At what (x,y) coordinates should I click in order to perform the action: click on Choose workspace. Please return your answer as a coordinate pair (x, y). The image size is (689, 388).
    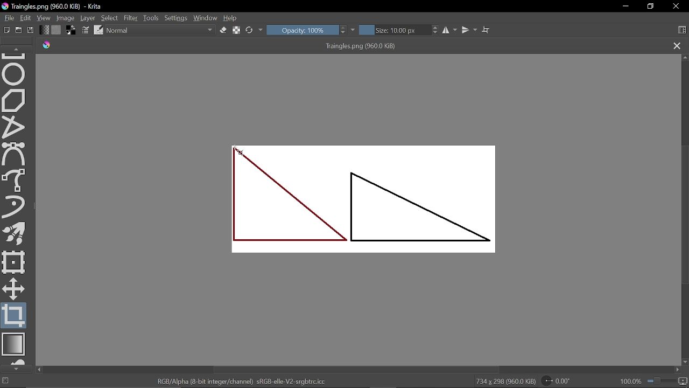
    Looking at the image, I should click on (682, 31).